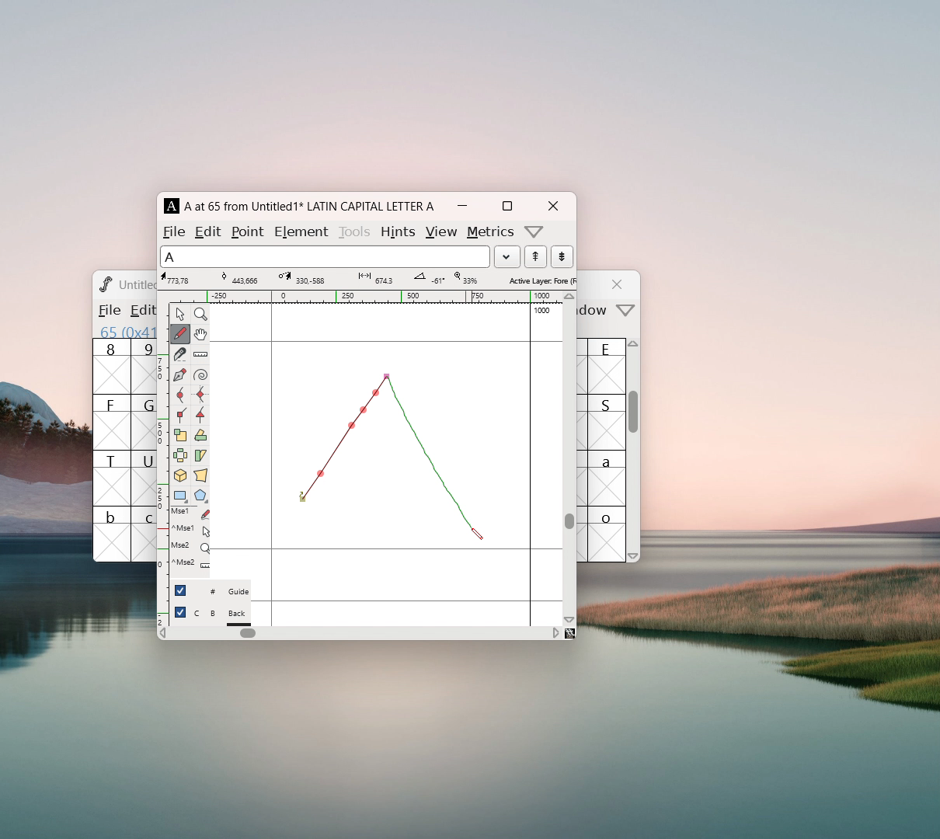 This screenshot has height=839, width=940. I want to click on scroll down, so click(569, 619).